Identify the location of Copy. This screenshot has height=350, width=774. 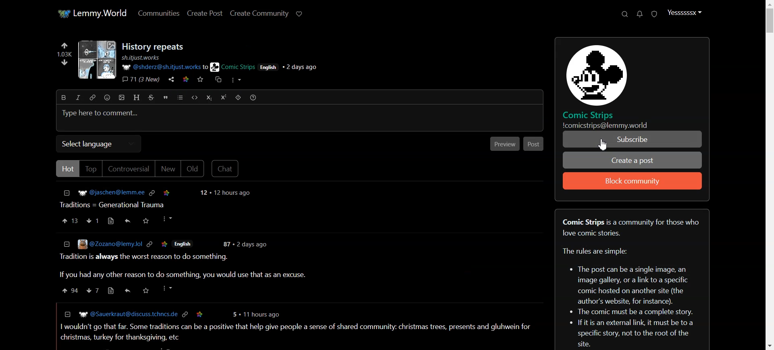
(217, 81).